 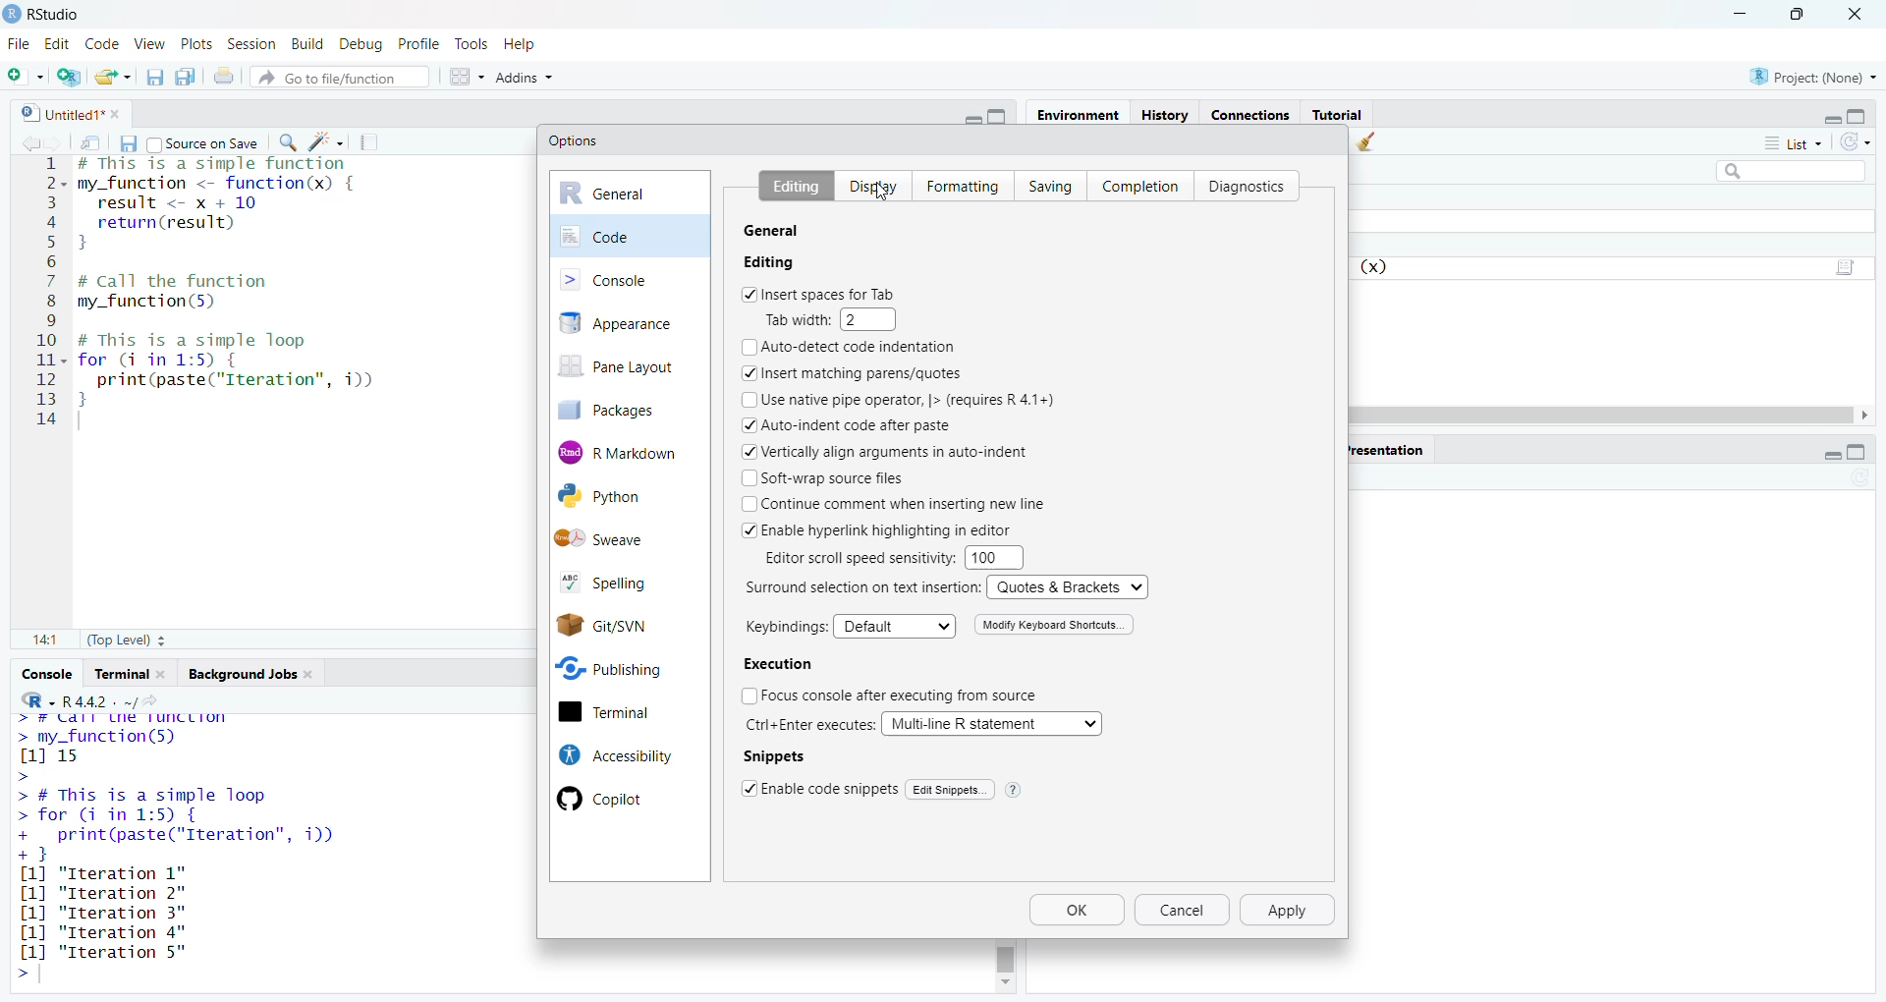 What do you see at coordinates (1849, 264) in the screenshot?
I see `script` at bounding box center [1849, 264].